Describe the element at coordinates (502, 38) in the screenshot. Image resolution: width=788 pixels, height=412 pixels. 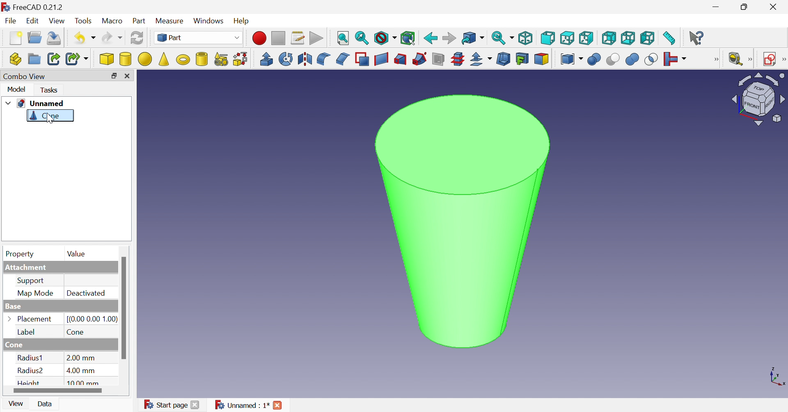
I see `Sync view` at that location.